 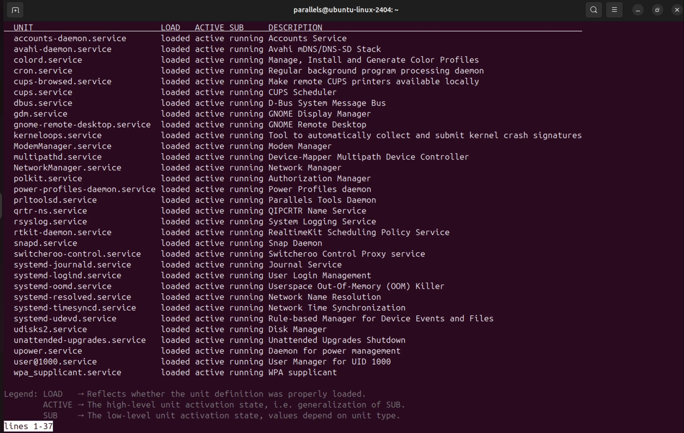 What do you see at coordinates (289, 277) in the screenshot?
I see `active running ` at bounding box center [289, 277].